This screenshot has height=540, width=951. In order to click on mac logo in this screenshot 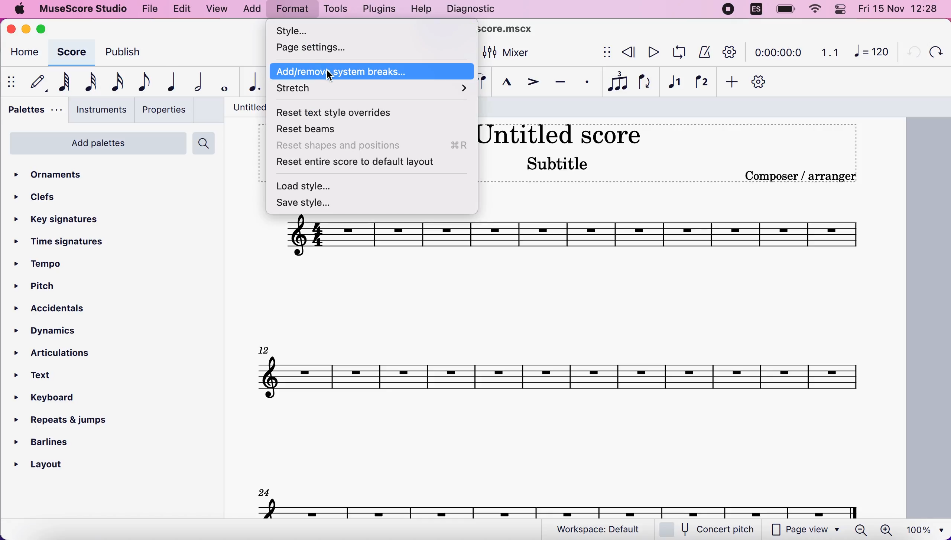, I will do `click(19, 10)`.